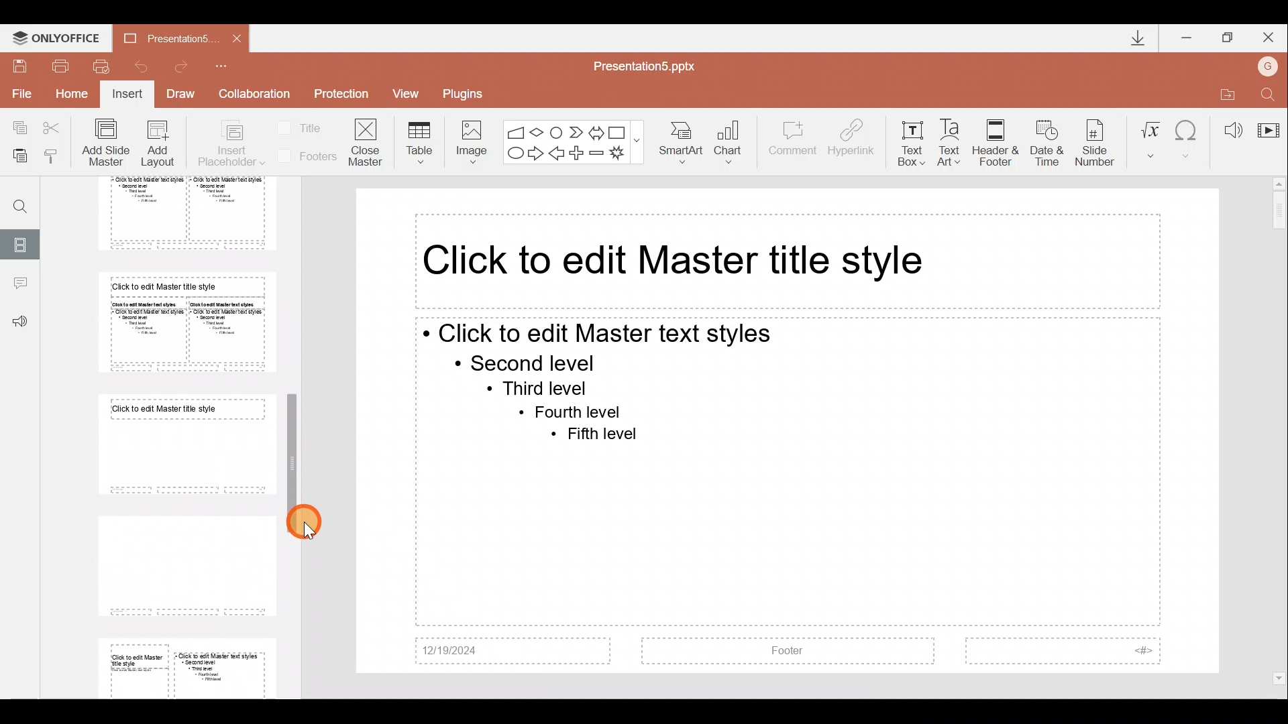  Describe the element at coordinates (1188, 137) in the screenshot. I see `Symbol` at that location.